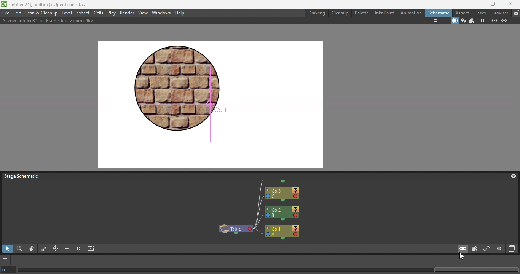  Describe the element at coordinates (463, 249) in the screenshot. I see `New pegbar` at that location.